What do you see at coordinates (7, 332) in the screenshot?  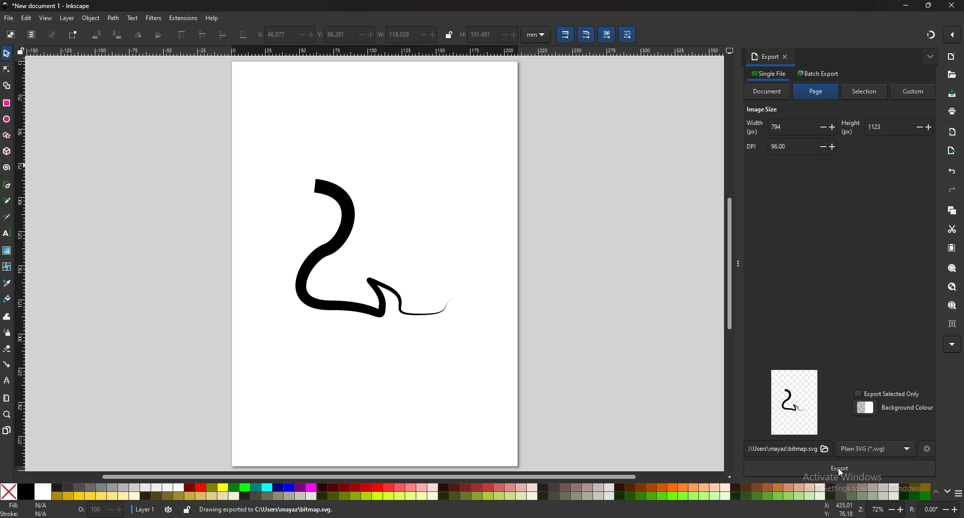 I see `spray` at bounding box center [7, 332].